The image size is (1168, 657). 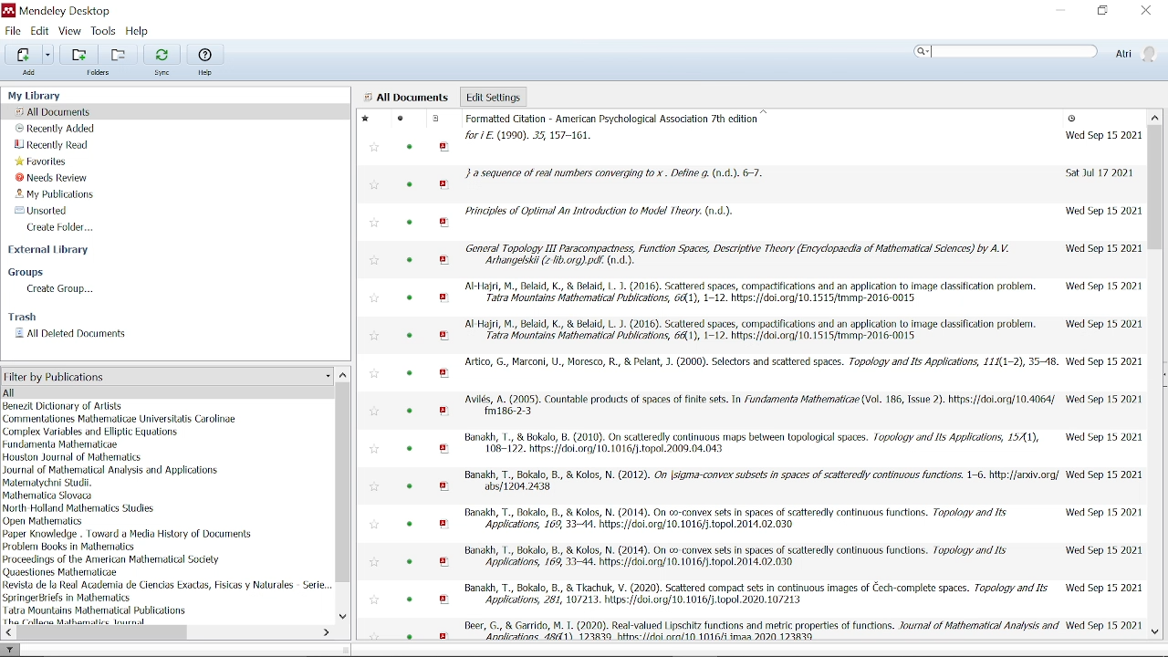 I want to click on Move up in filter by publication, so click(x=343, y=374).